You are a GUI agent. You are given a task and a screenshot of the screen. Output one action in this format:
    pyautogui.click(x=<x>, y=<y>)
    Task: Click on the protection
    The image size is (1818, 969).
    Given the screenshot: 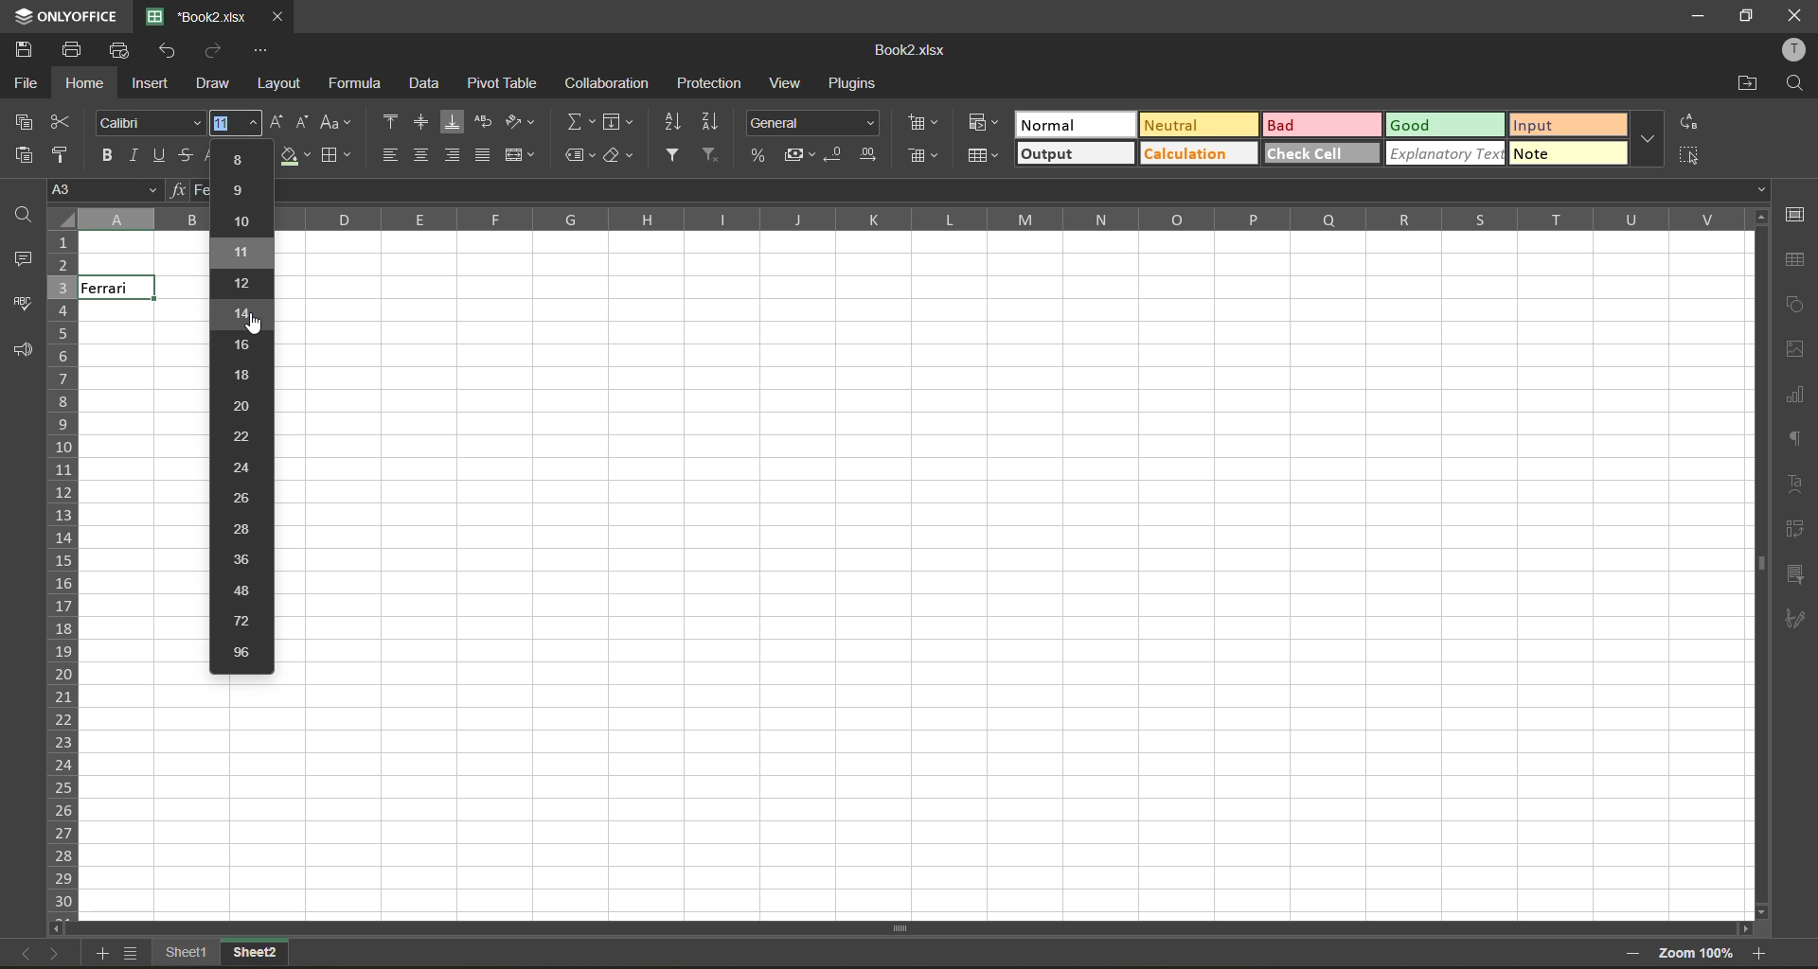 What is the action you would take?
    pyautogui.click(x=712, y=82)
    